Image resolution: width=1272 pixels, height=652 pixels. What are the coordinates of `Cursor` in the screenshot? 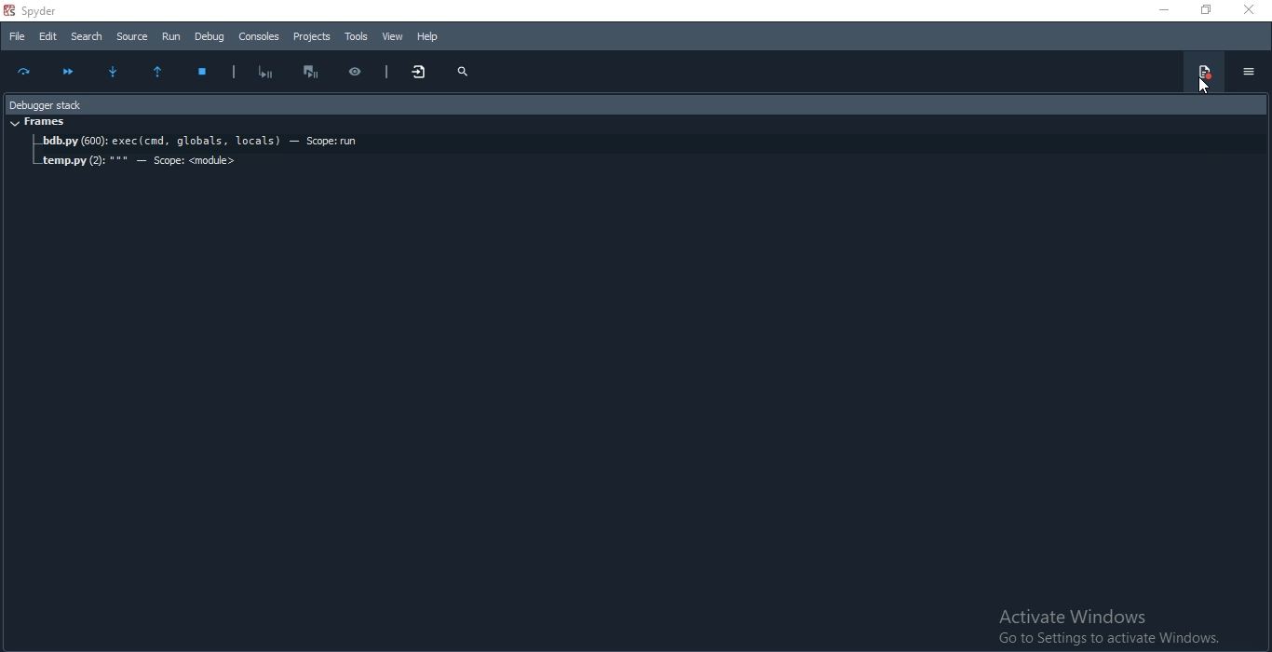 It's located at (1201, 86).